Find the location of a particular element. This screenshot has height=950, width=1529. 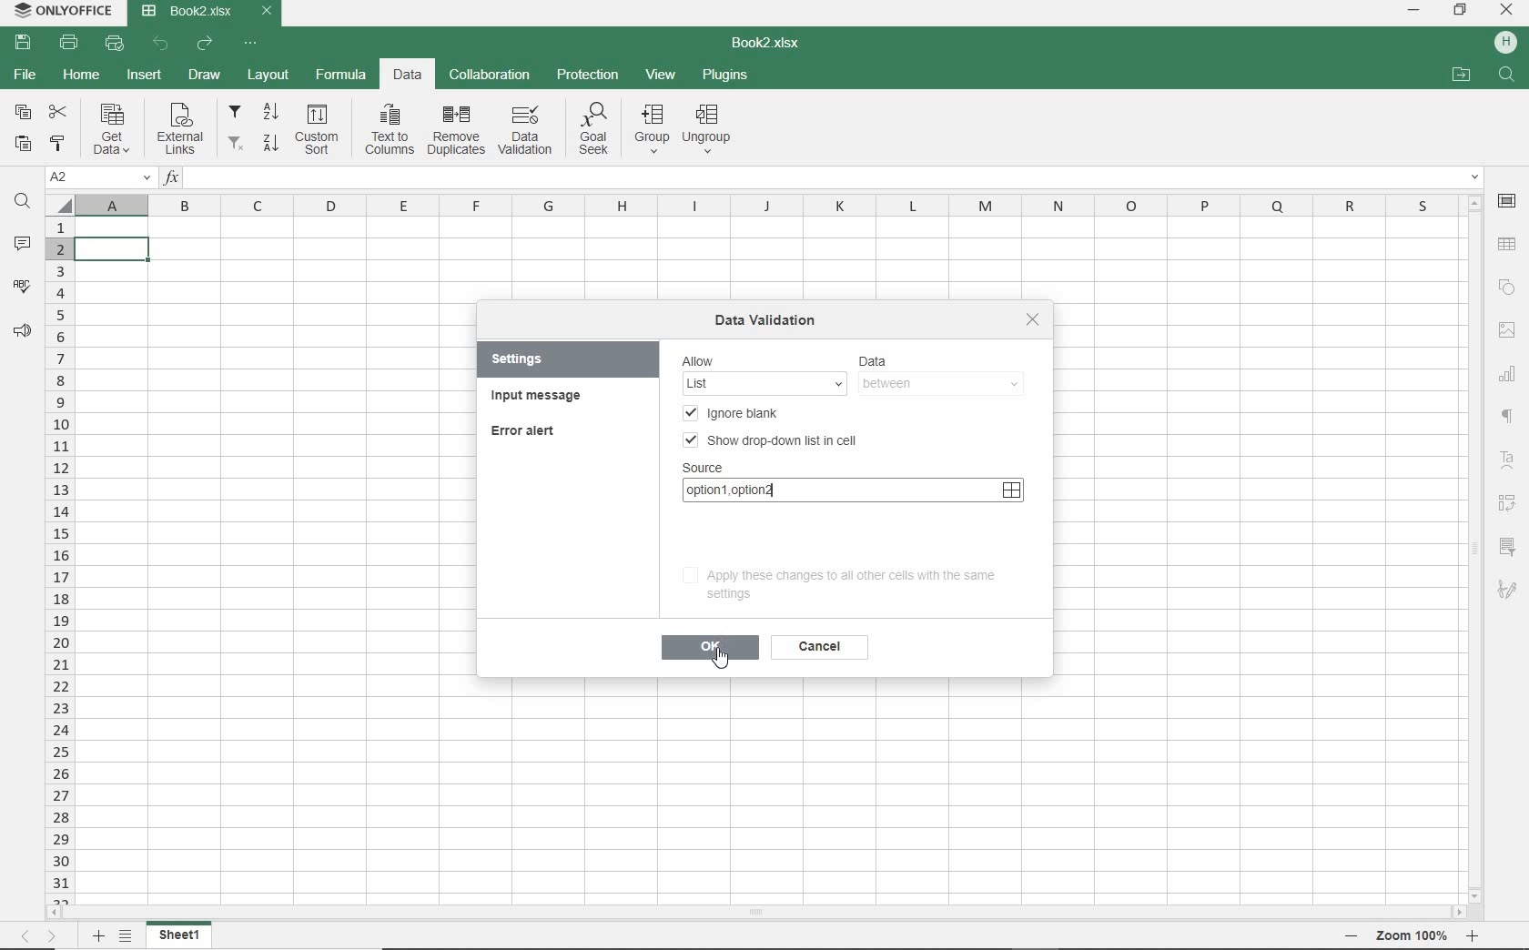

sort descending is located at coordinates (271, 146).